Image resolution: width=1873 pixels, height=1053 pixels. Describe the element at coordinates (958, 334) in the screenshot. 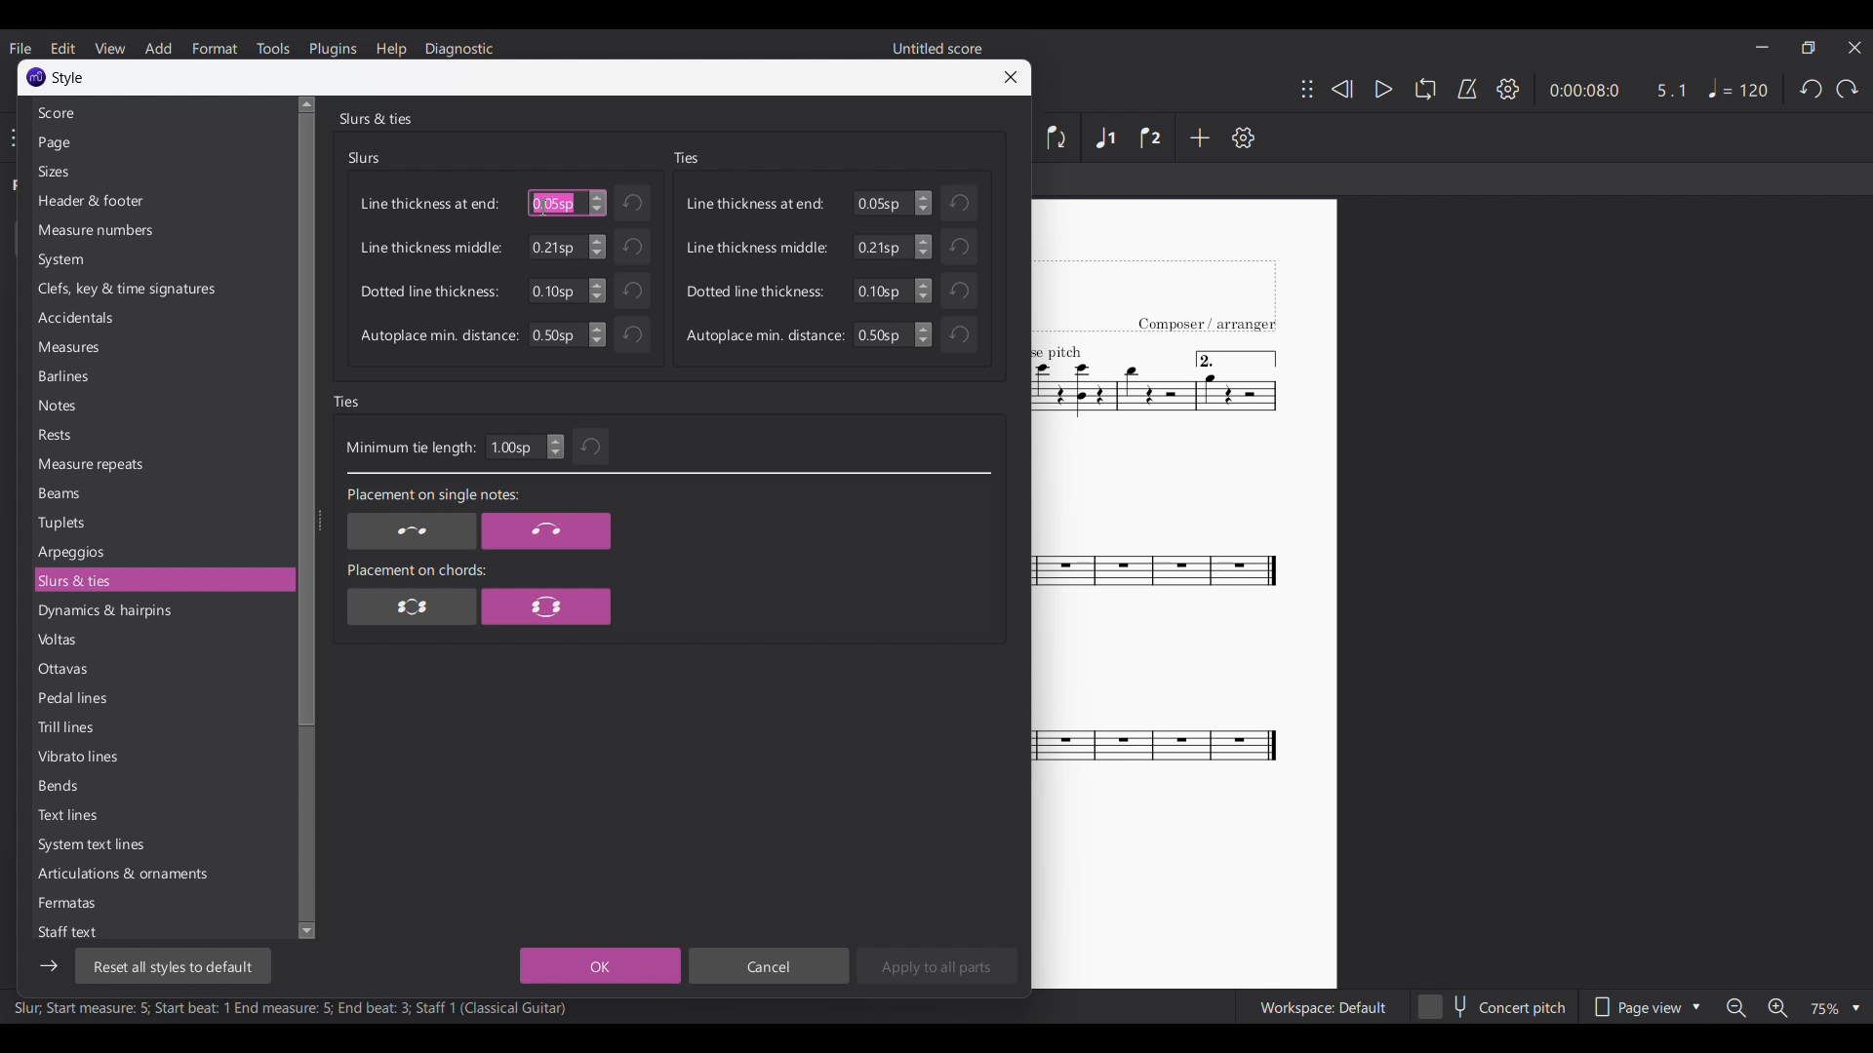

I see `Undo` at that location.